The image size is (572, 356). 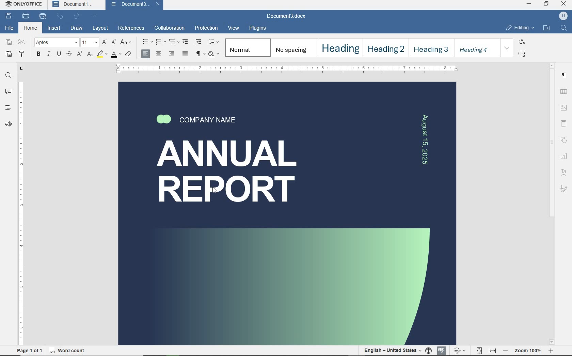 What do you see at coordinates (480, 351) in the screenshot?
I see `fit to page` at bounding box center [480, 351].